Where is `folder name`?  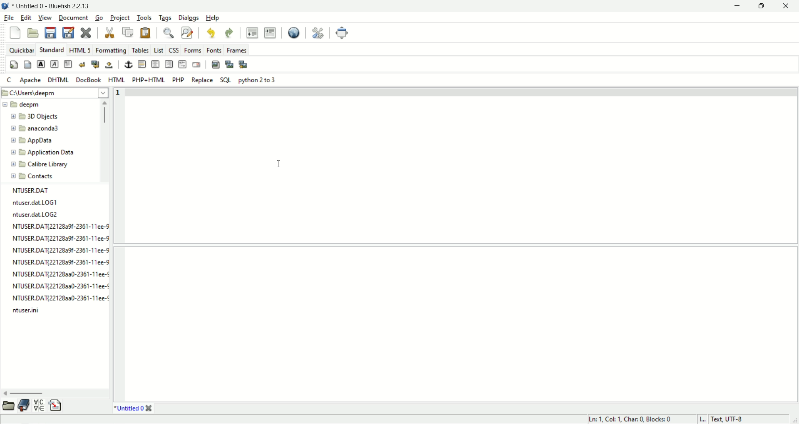 folder name is located at coordinates (33, 177).